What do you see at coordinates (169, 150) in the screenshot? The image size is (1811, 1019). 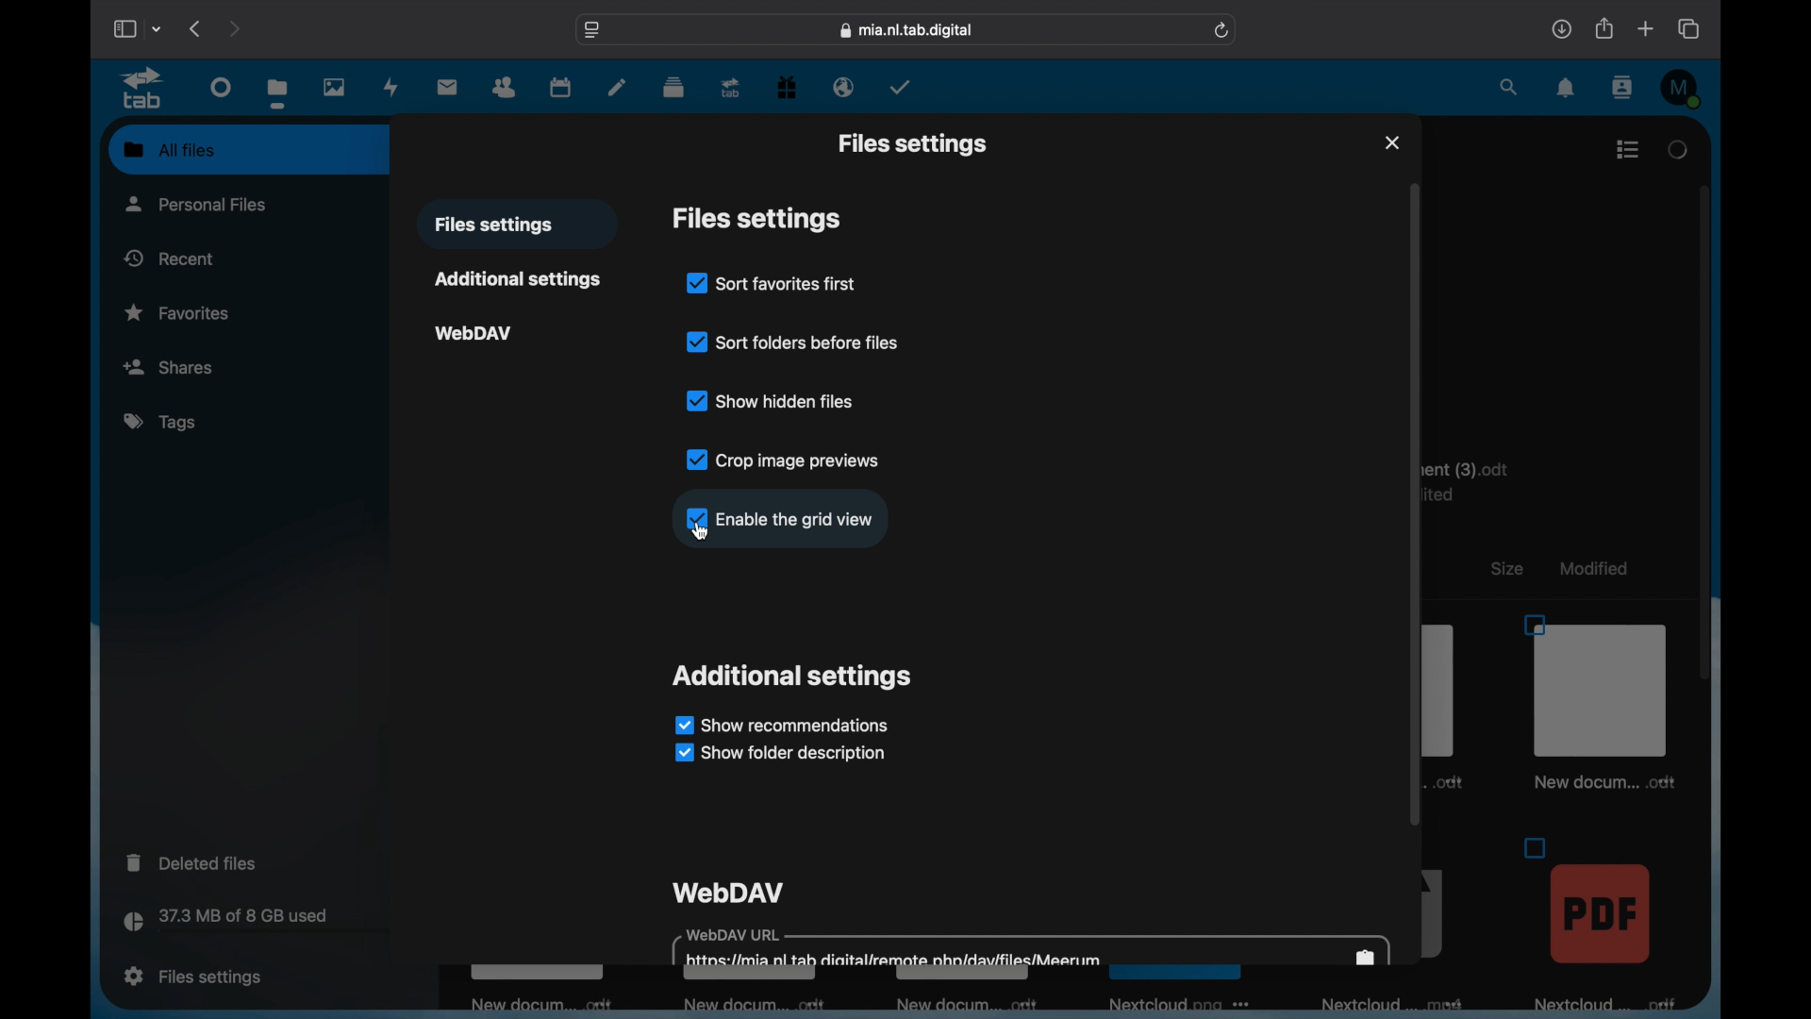 I see `all fiels` at bounding box center [169, 150].